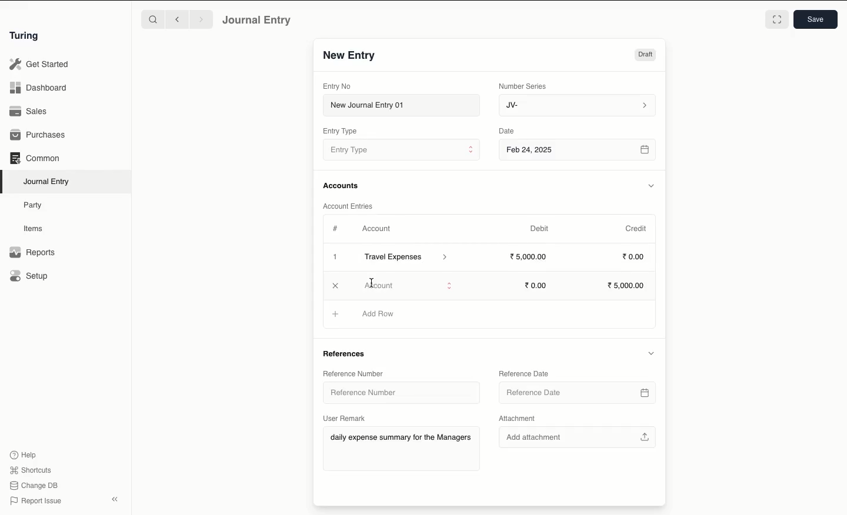  Describe the element at coordinates (579, 151) in the screenshot. I see `Feb 24, 2025` at that location.